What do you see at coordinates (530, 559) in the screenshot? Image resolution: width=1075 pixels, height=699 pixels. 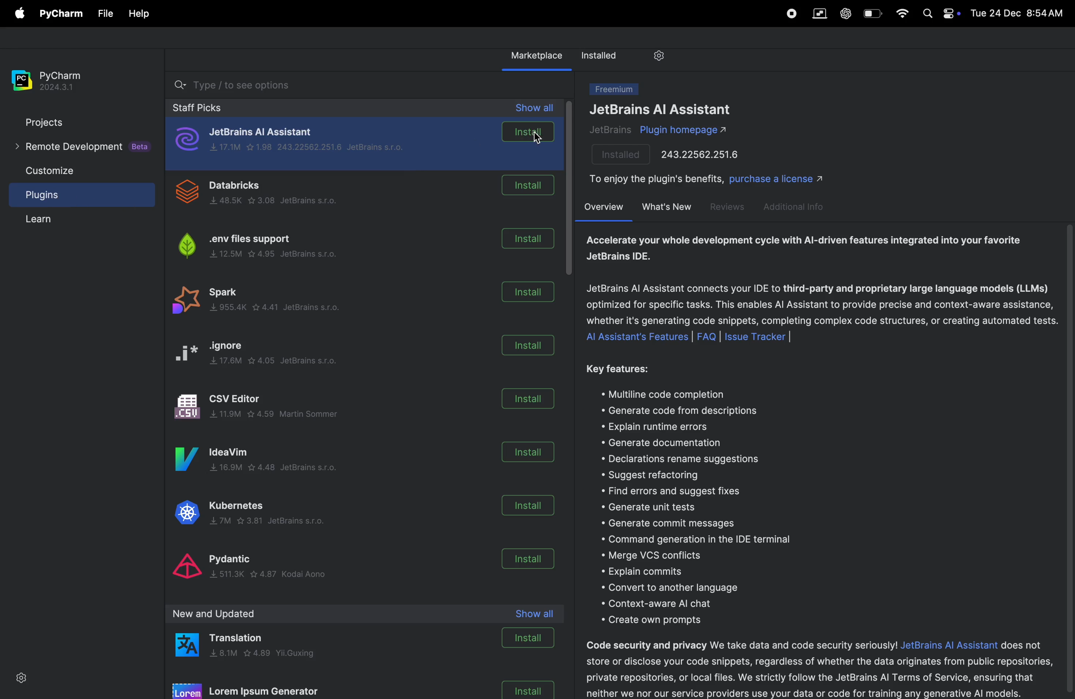 I see `install` at bounding box center [530, 559].